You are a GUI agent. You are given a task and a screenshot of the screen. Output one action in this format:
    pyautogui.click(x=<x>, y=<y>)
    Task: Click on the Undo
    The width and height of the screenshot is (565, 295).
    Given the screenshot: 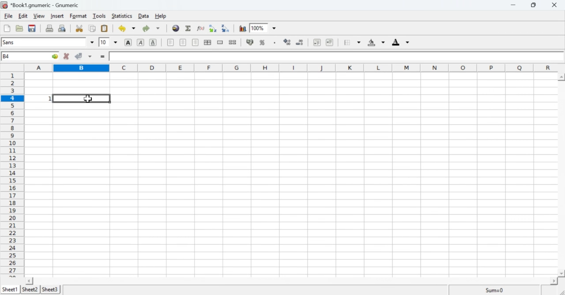 What is the action you would take?
    pyautogui.click(x=128, y=28)
    